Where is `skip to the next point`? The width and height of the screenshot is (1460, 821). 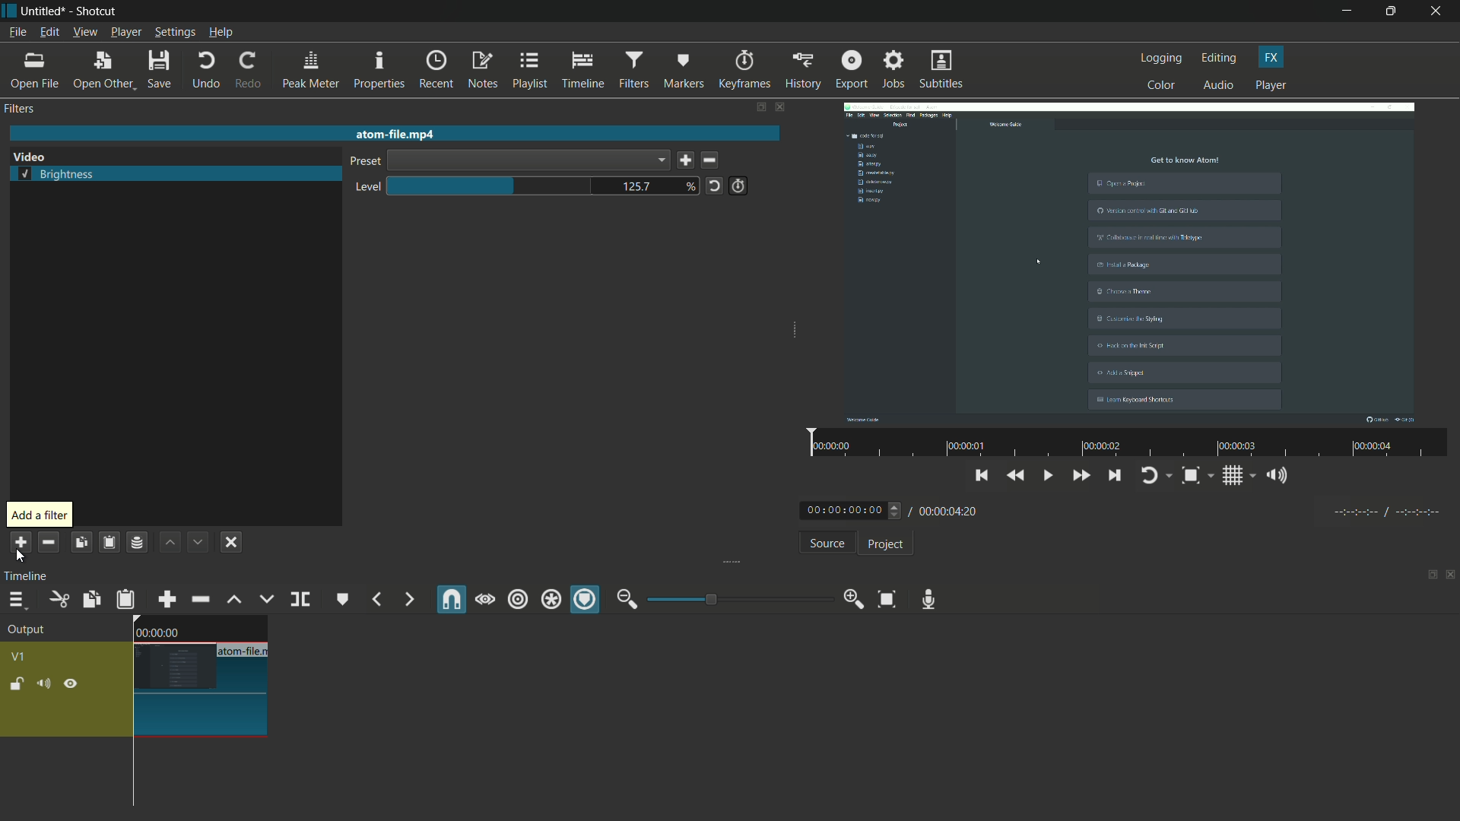 skip to the next point is located at coordinates (1115, 477).